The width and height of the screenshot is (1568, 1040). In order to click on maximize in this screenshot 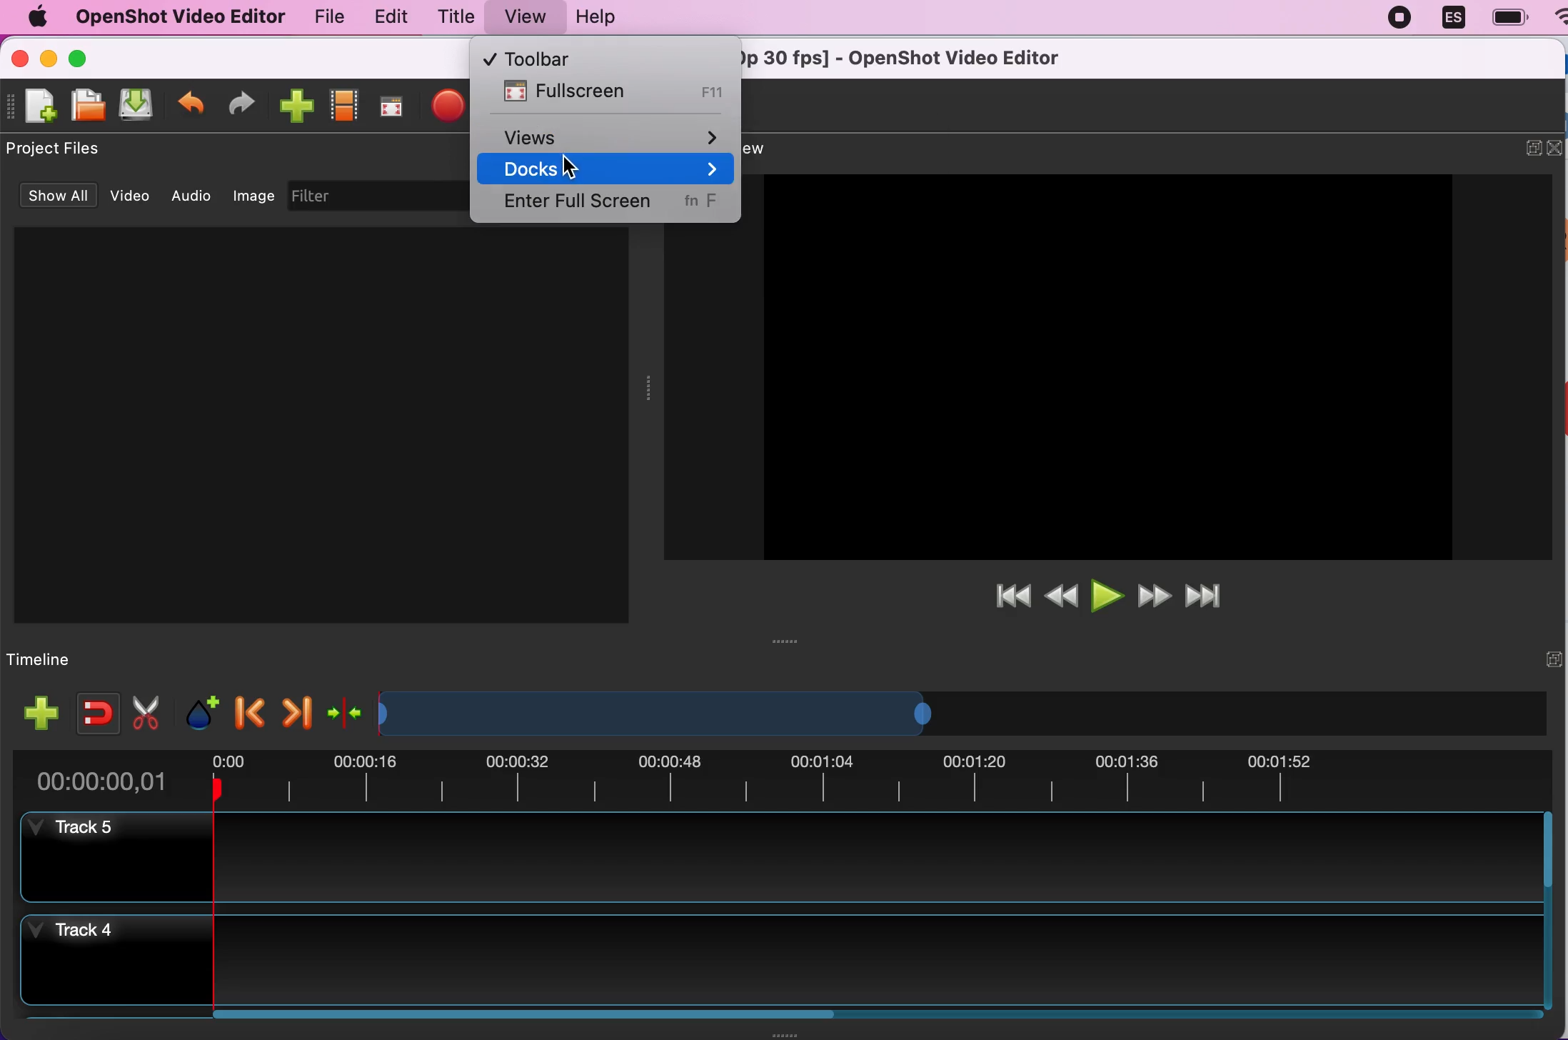, I will do `click(82, 57)`.